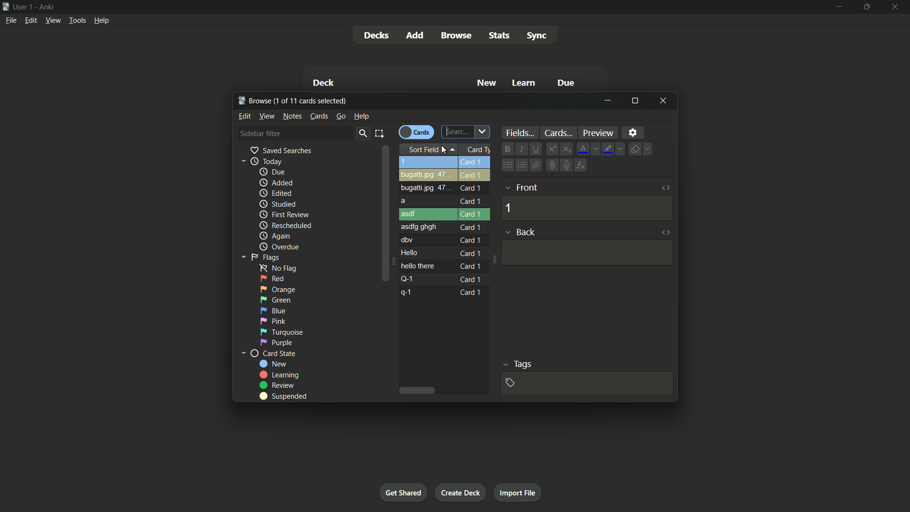 Image resolution: width=910 pixels, height=512 pixels. Describe the element at coordinates (836, 7) in the screenshot. I see `minimize` at that location.